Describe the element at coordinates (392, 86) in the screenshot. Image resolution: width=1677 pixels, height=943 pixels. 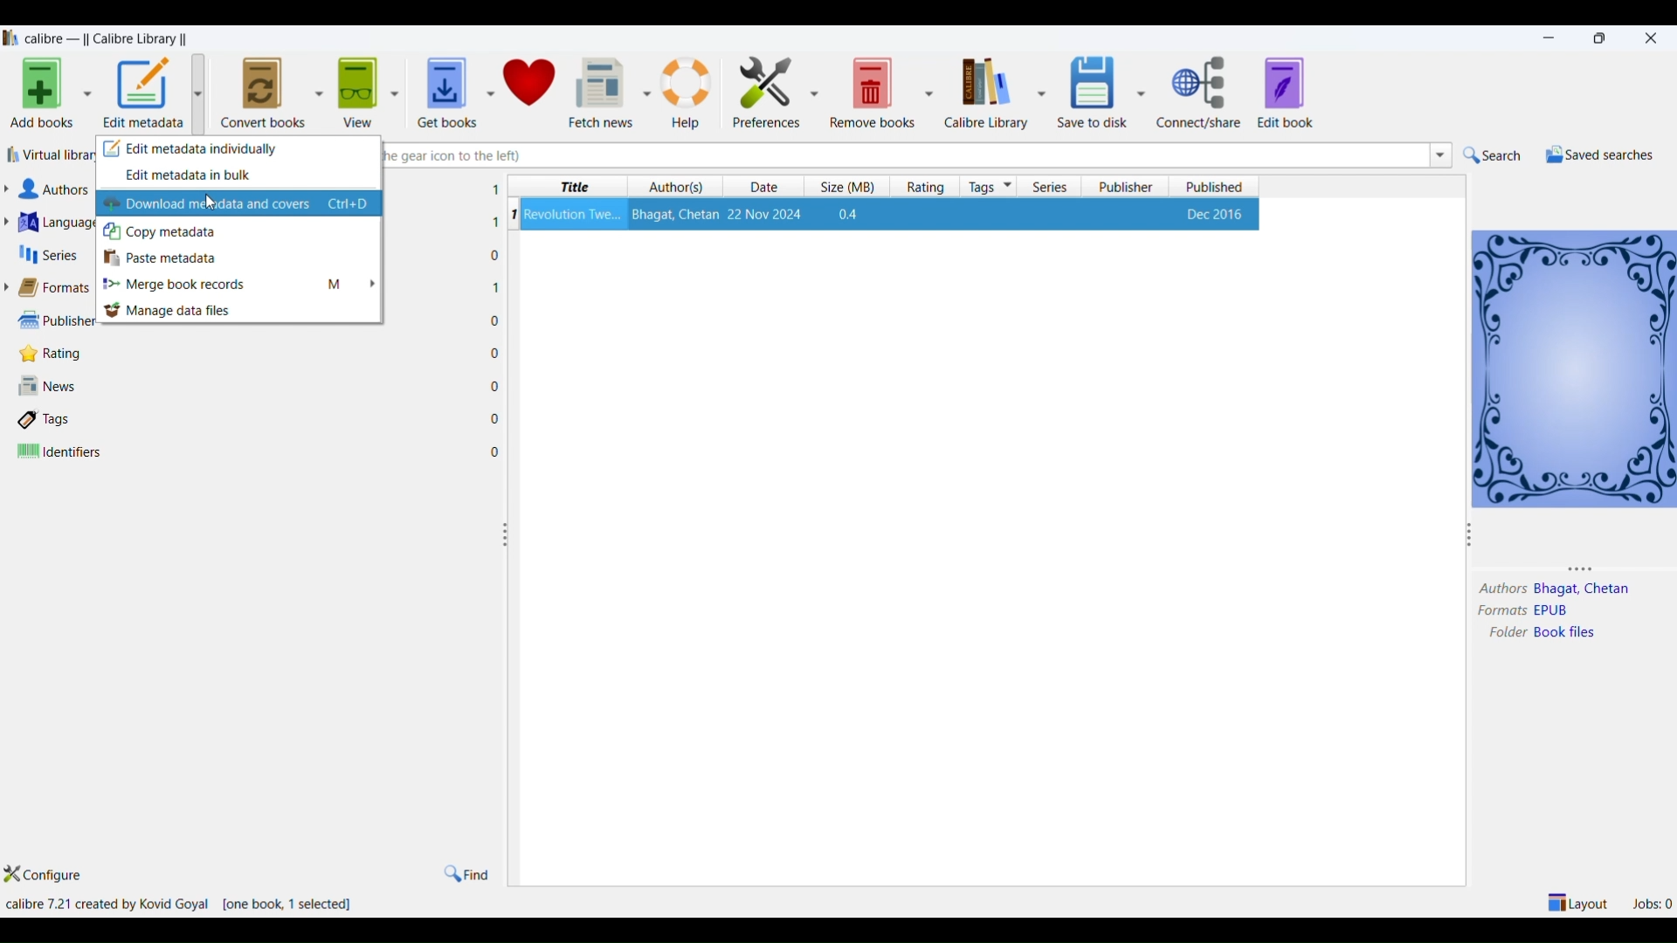
I see `view options dropdown button` at that location.